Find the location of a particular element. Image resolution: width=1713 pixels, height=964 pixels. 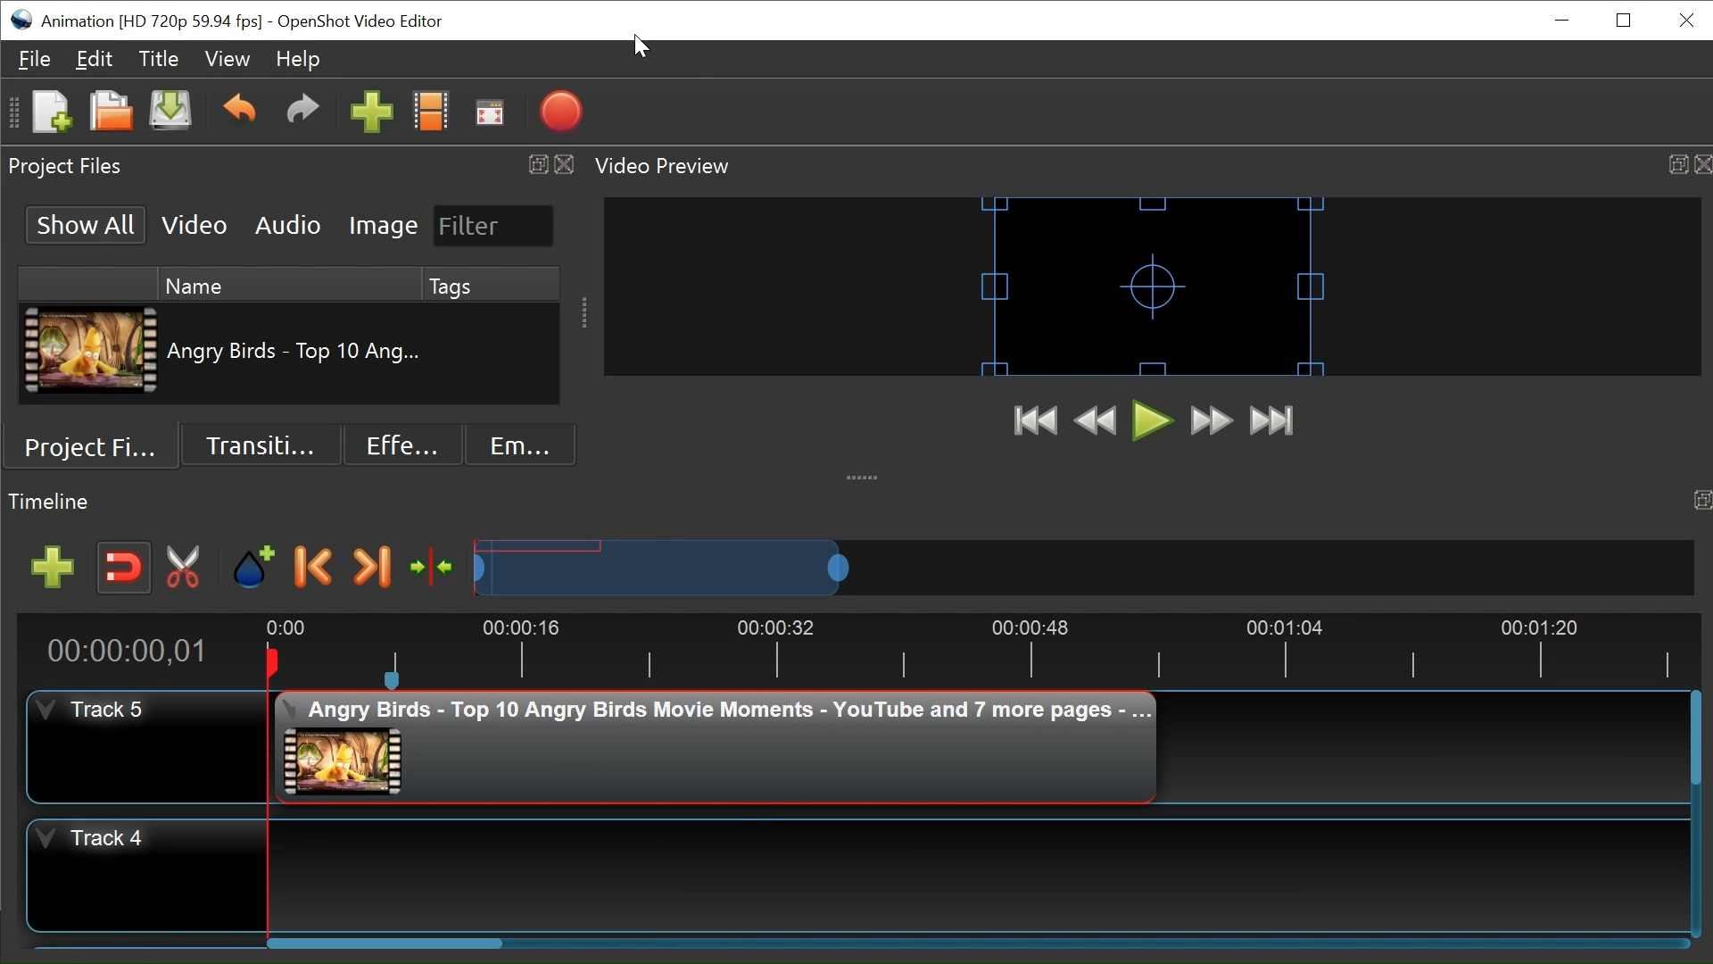

Fast Forward is located at coordinates (1212, 420).